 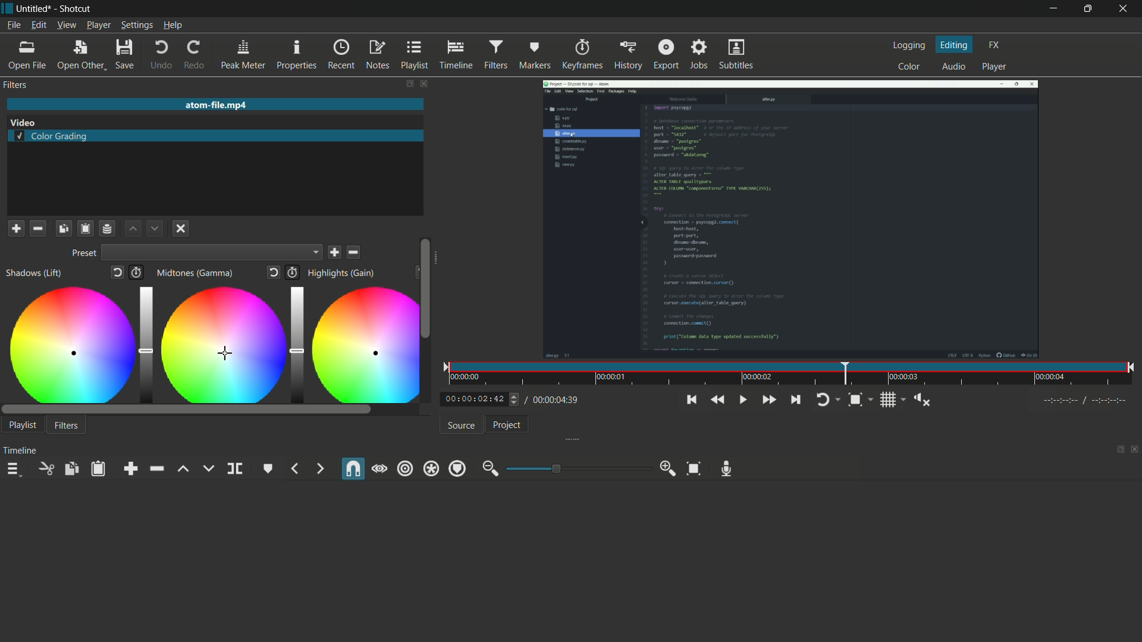 What do you see at coordinates (15, 26) in the screenshot?
I see `file menu` at bounding box center [15, 26].